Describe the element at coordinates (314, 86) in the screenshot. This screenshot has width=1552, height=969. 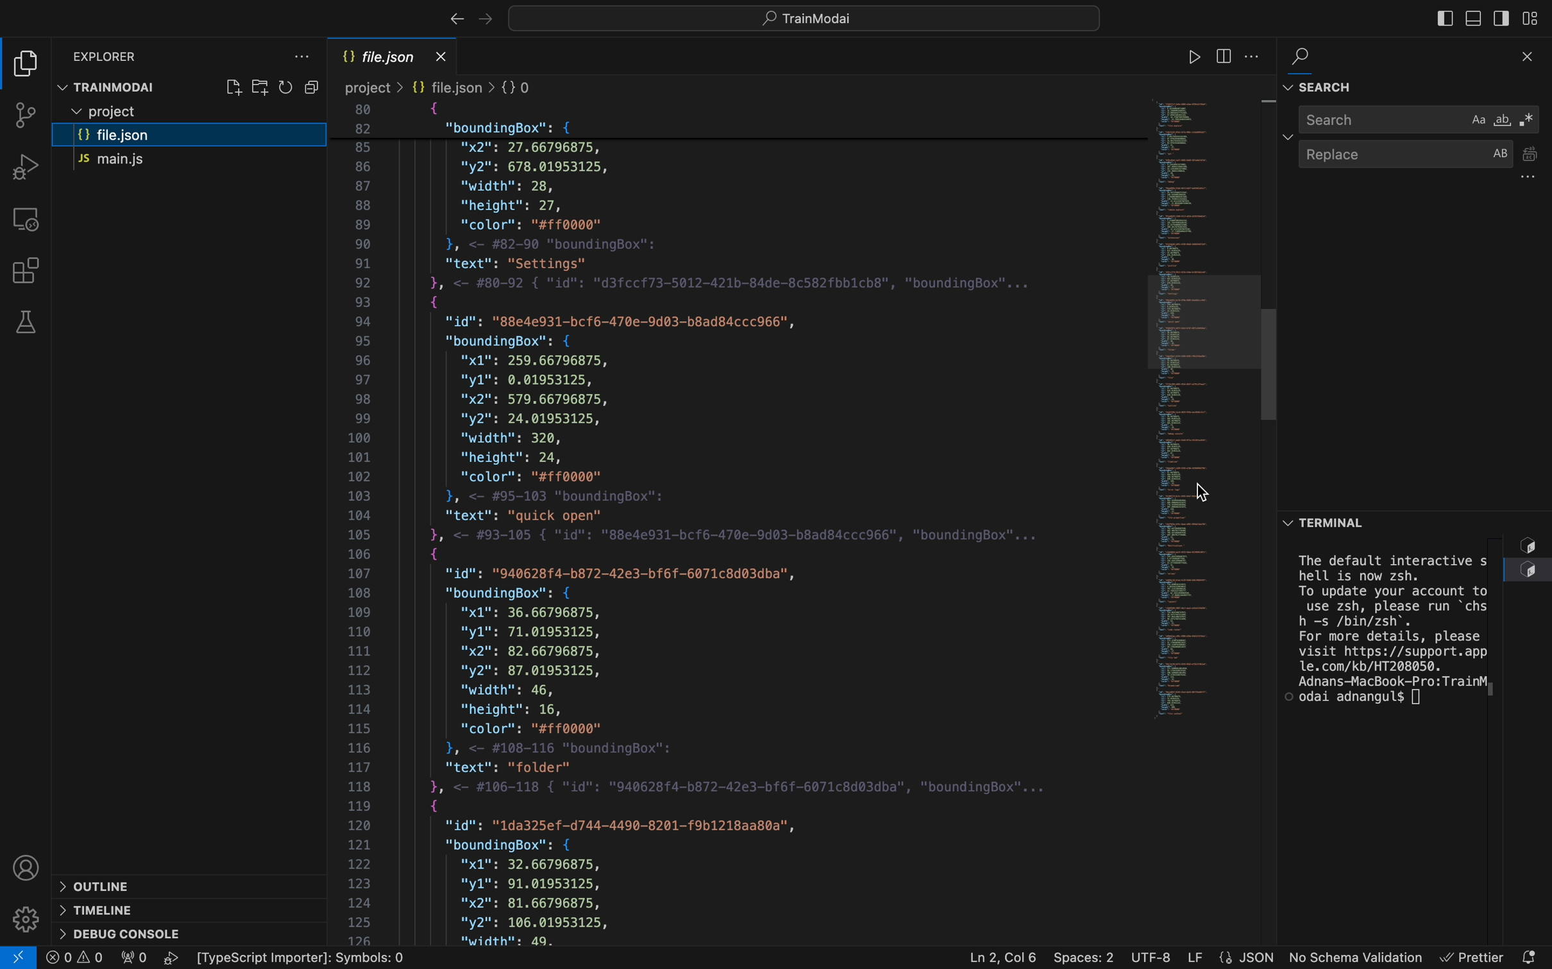
I see `` at that location.